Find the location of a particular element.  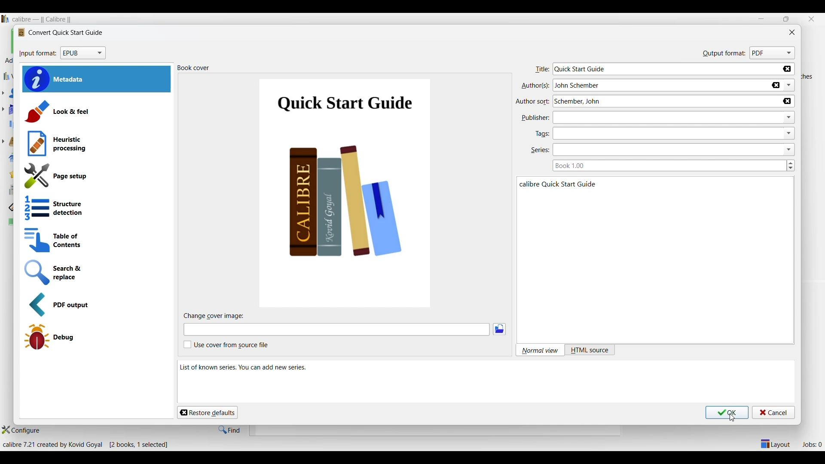

Delete name is located at coordinates (776, 85).